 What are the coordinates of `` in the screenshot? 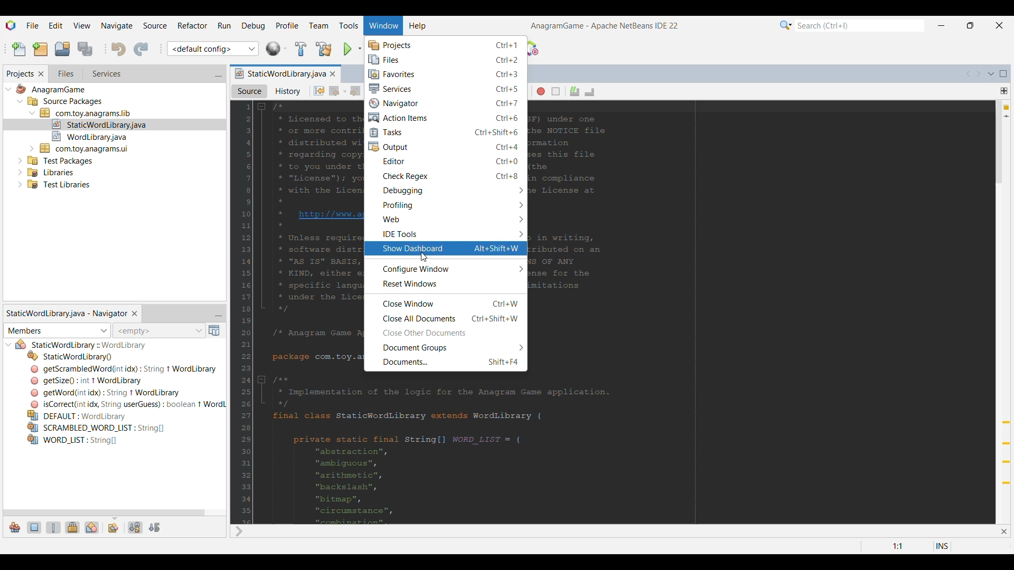 It's located at (124, 369).